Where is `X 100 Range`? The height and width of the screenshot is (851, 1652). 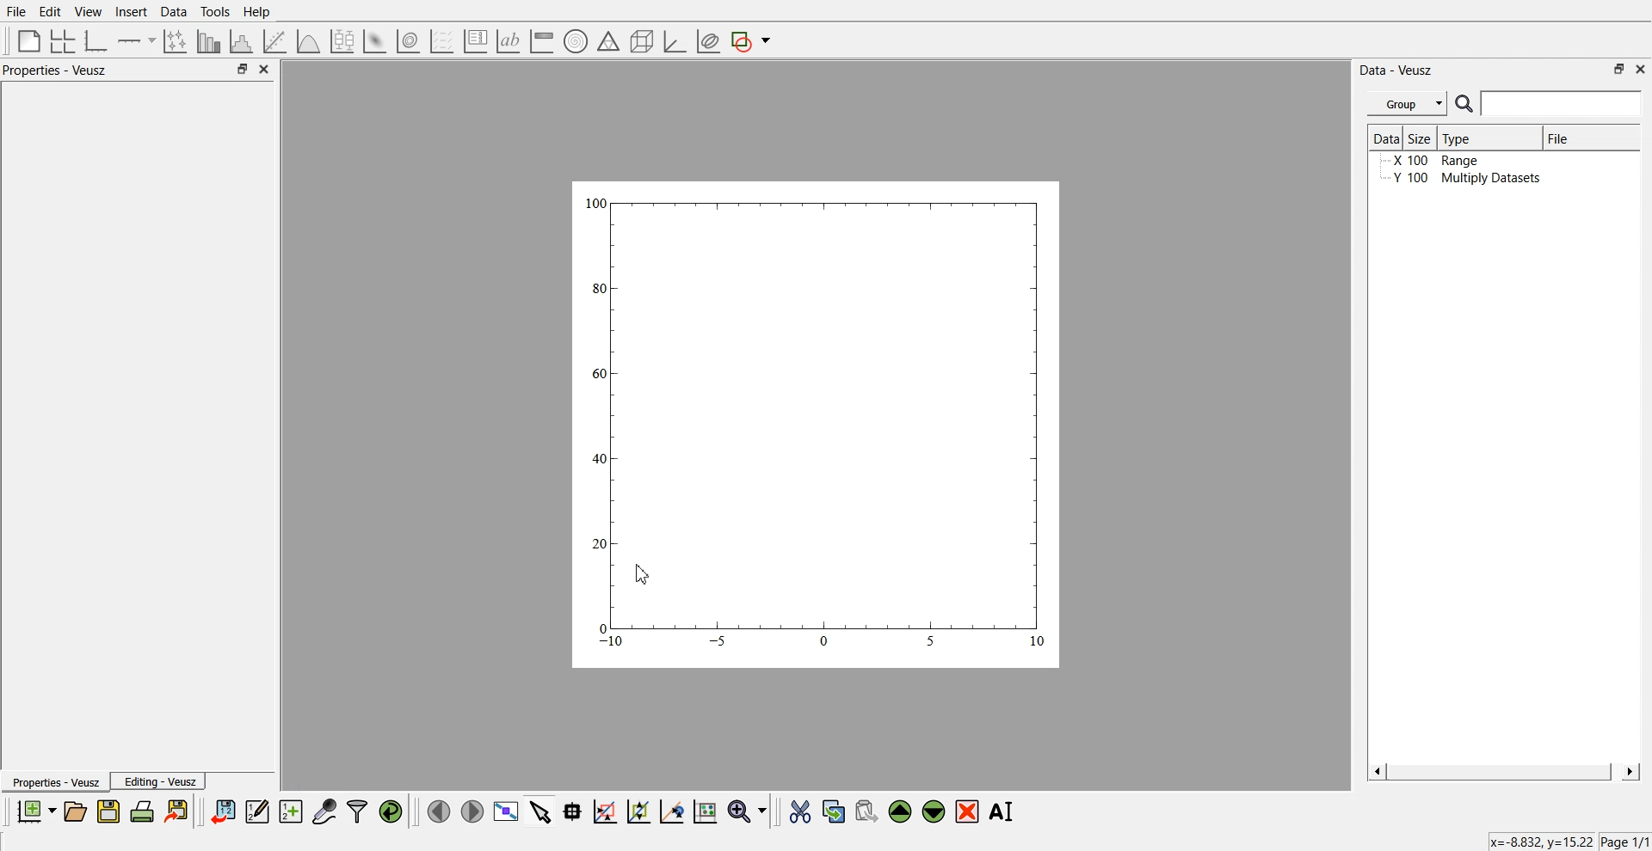 X 100 Range is located at coordinates (1439, 162).